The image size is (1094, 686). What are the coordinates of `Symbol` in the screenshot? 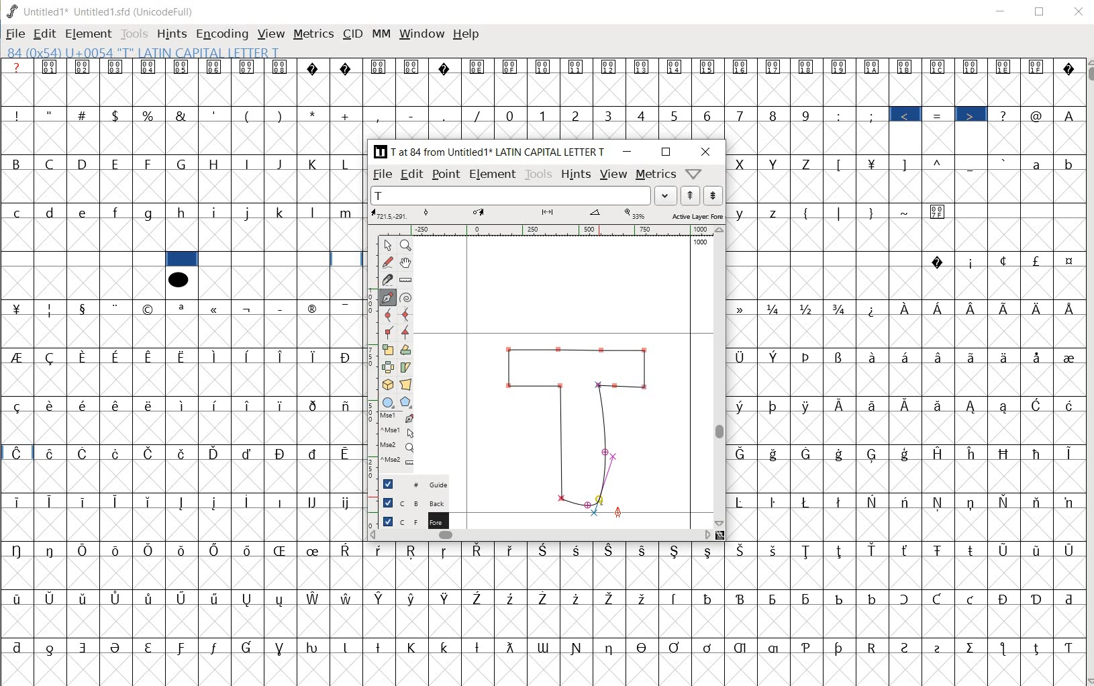 It's located at (511, 66).